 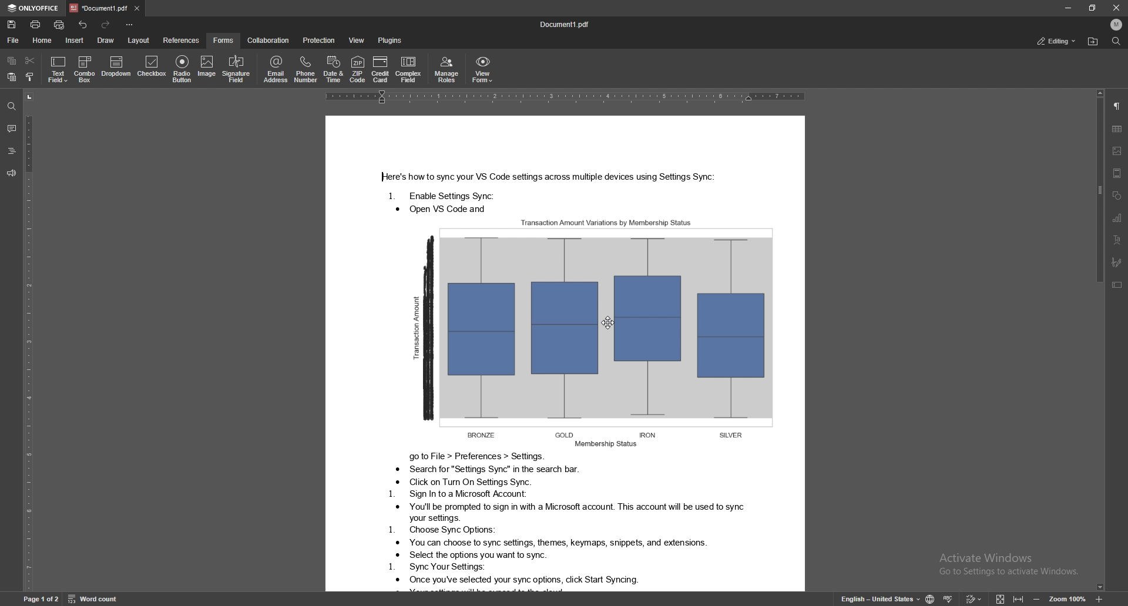 What do you see at coordinates (12, 107) in the screenshot?
I see `find` at bounding box center [12, 107].